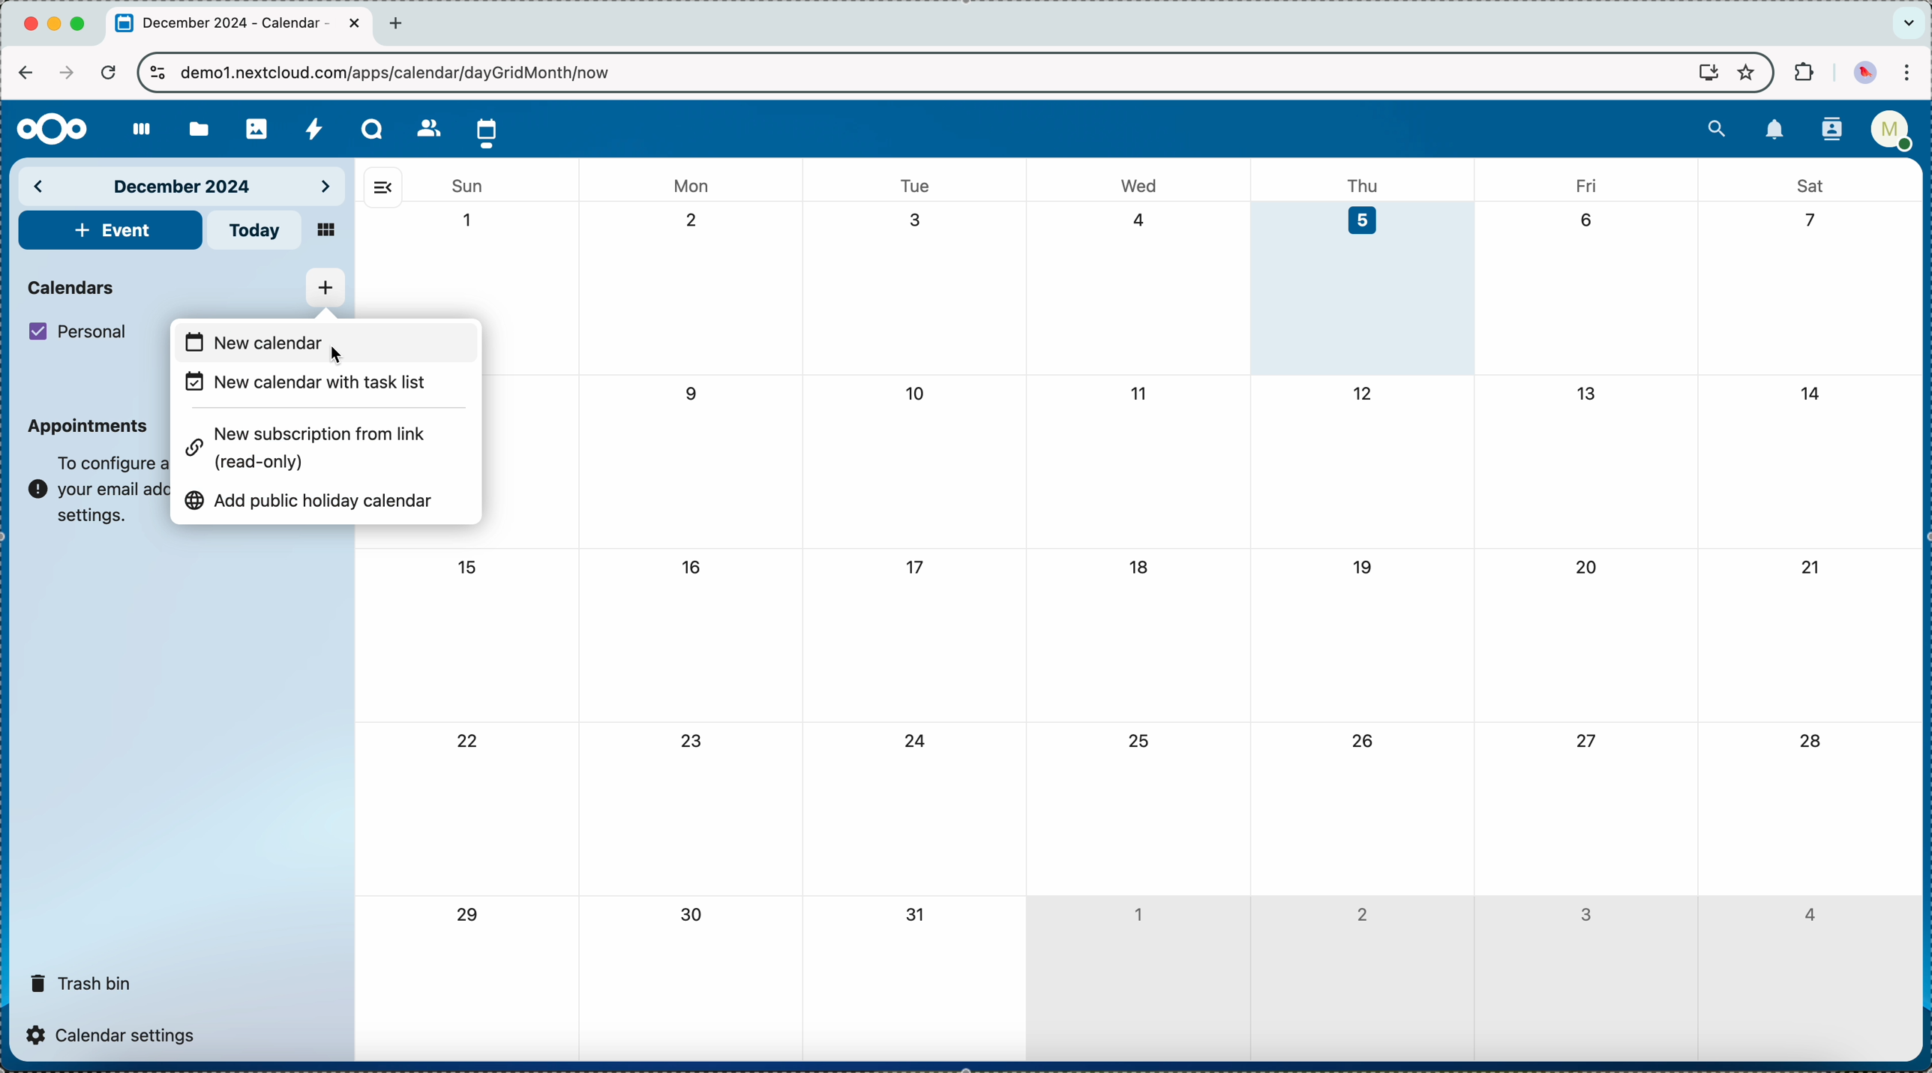  Describe the element at coordinates (1701, 73) in the screenshot. I see `screen` at that location.